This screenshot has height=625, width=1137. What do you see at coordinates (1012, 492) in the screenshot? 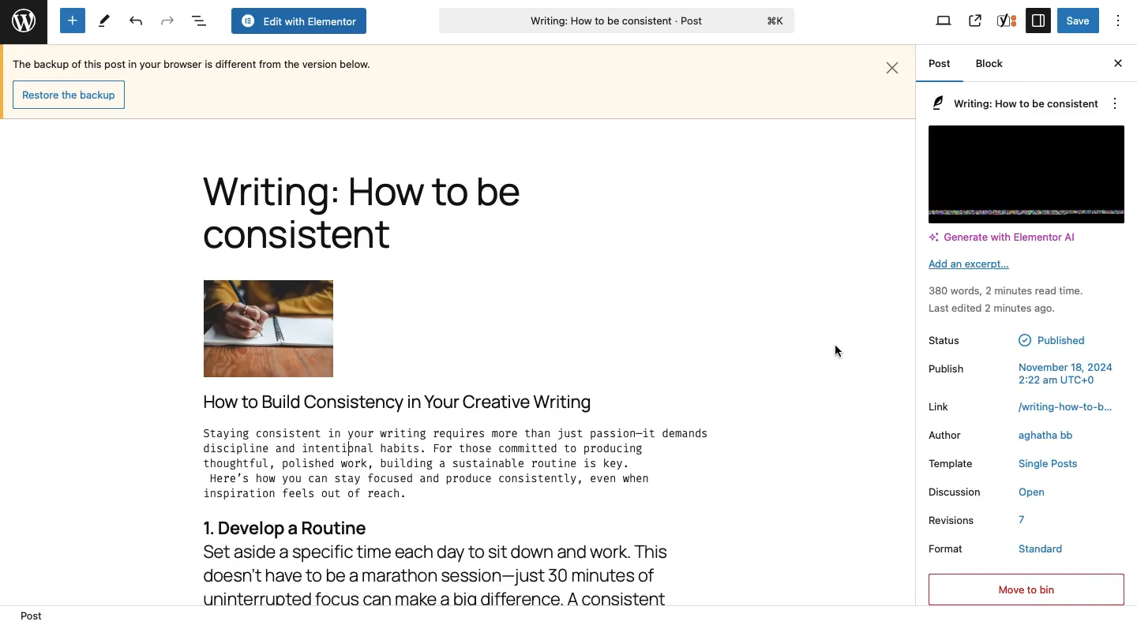
I see `Discussion Open` at bounding box center [1012, 492].